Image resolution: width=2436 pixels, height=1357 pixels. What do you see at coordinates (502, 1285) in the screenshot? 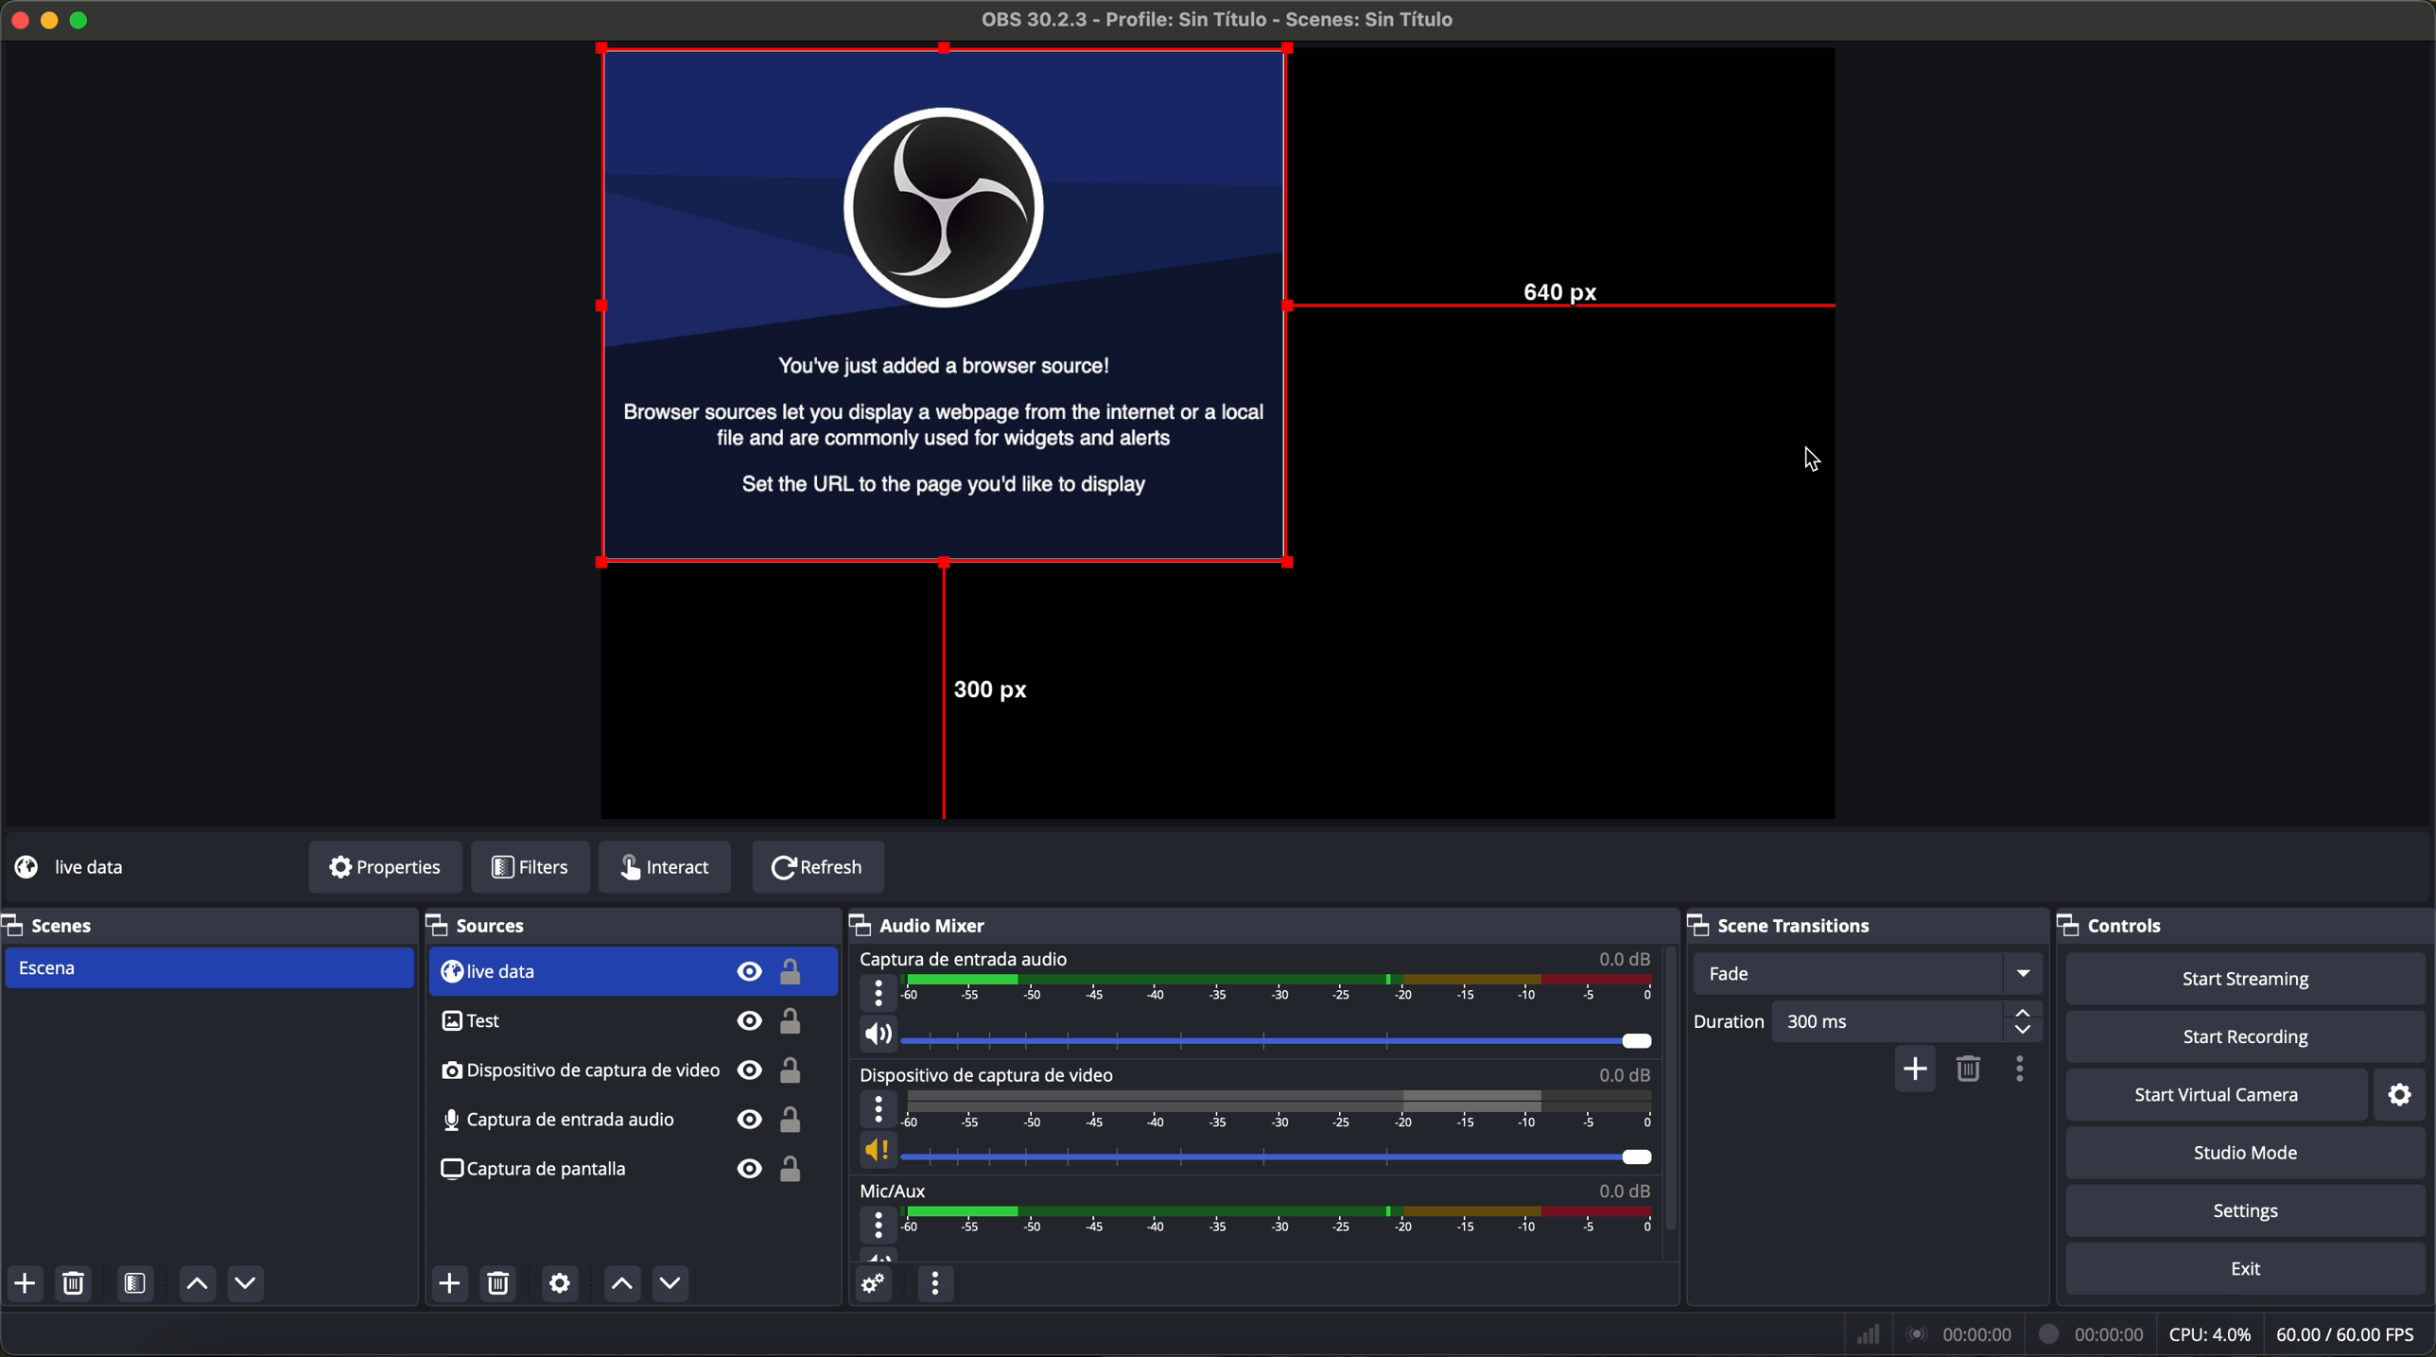
I see `remove selected sources` at bounding box center [502, 1285].